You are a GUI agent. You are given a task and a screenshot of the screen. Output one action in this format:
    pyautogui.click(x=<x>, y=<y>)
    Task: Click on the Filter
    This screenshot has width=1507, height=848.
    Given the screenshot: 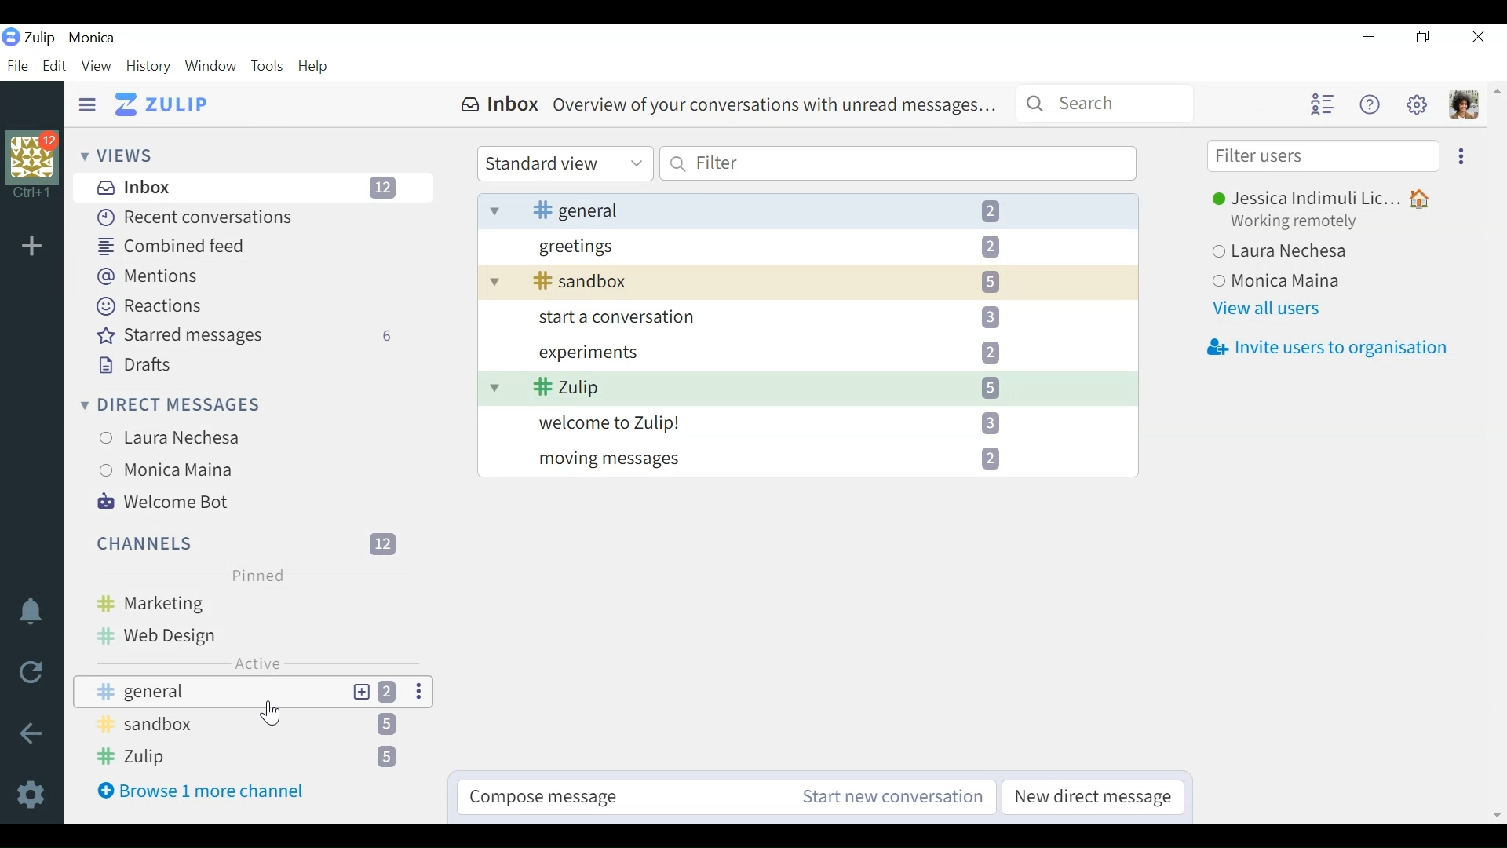 What is the action you would take?
    pyautogui.click(x=897, y=163)
    